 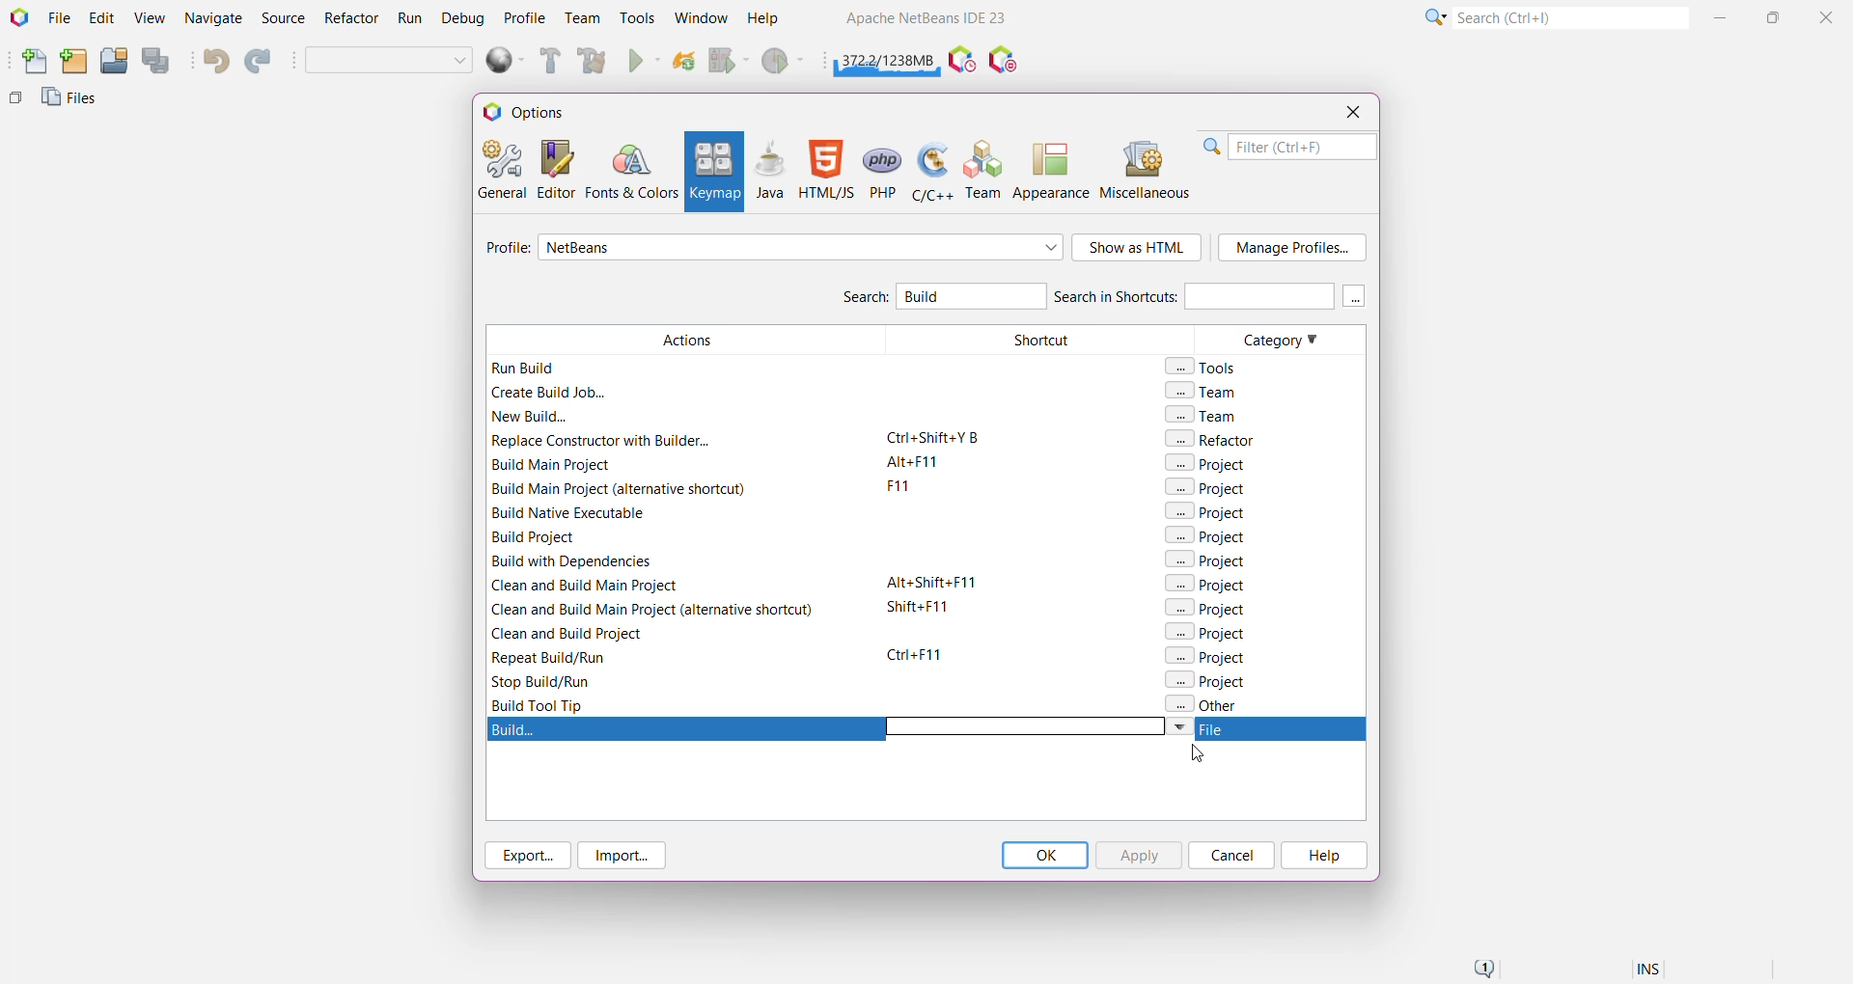 What do you see at coordinates (1482, 970) in the screenshot?
I see `Notifications` at bounding box center [1482, 970].